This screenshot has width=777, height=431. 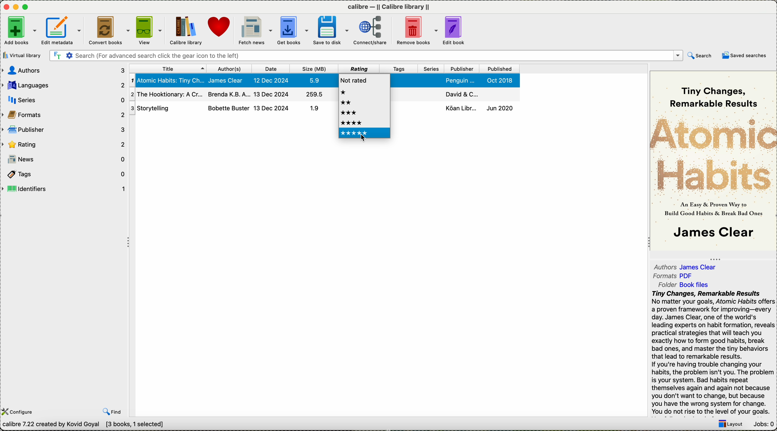 I want to click on oct 2018, so click(x=501, y=80).